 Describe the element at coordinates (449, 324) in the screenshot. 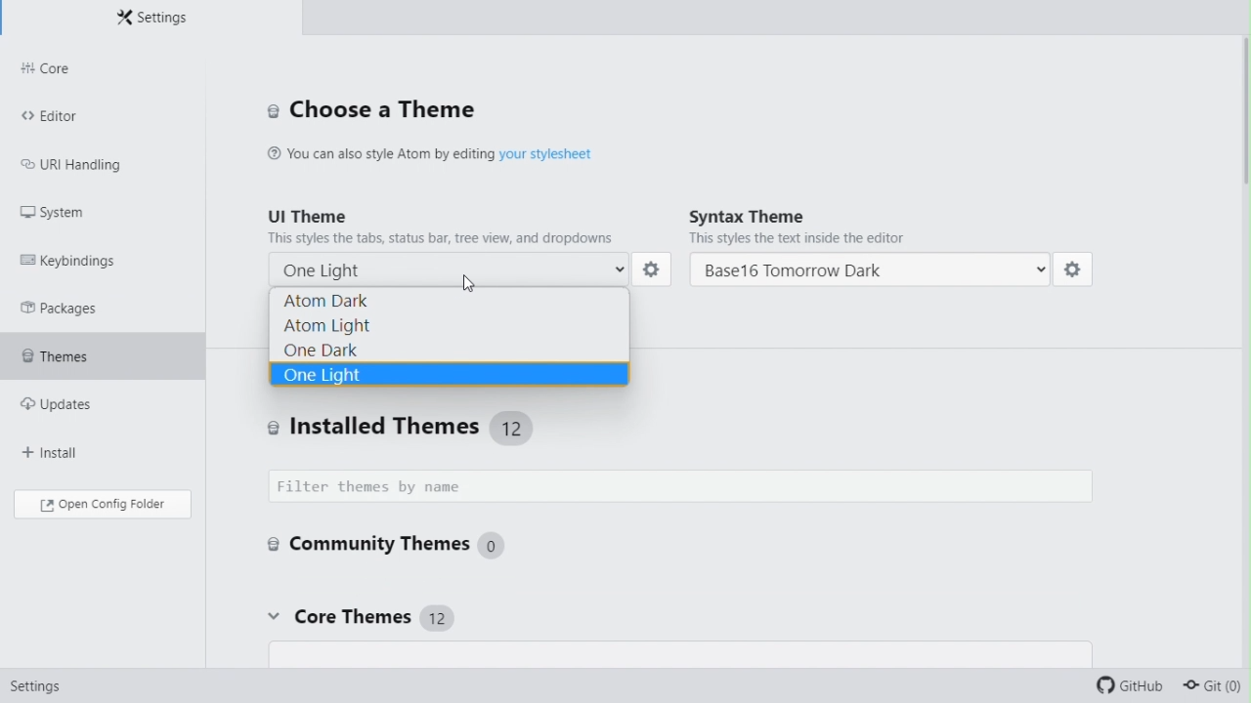

I see `atom Light` at that location.